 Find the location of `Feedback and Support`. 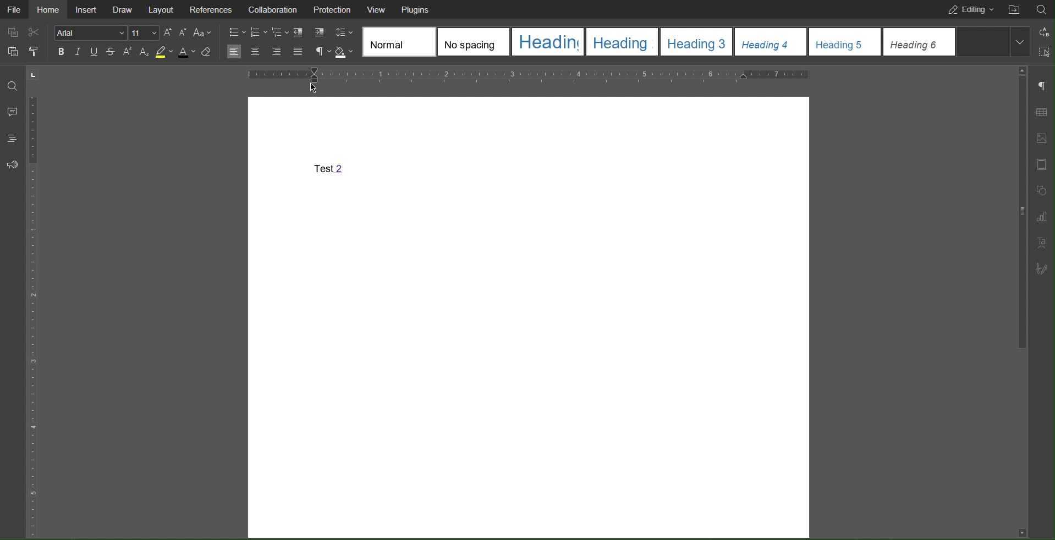

Feedback and Support is located at coordinates (12, 165).